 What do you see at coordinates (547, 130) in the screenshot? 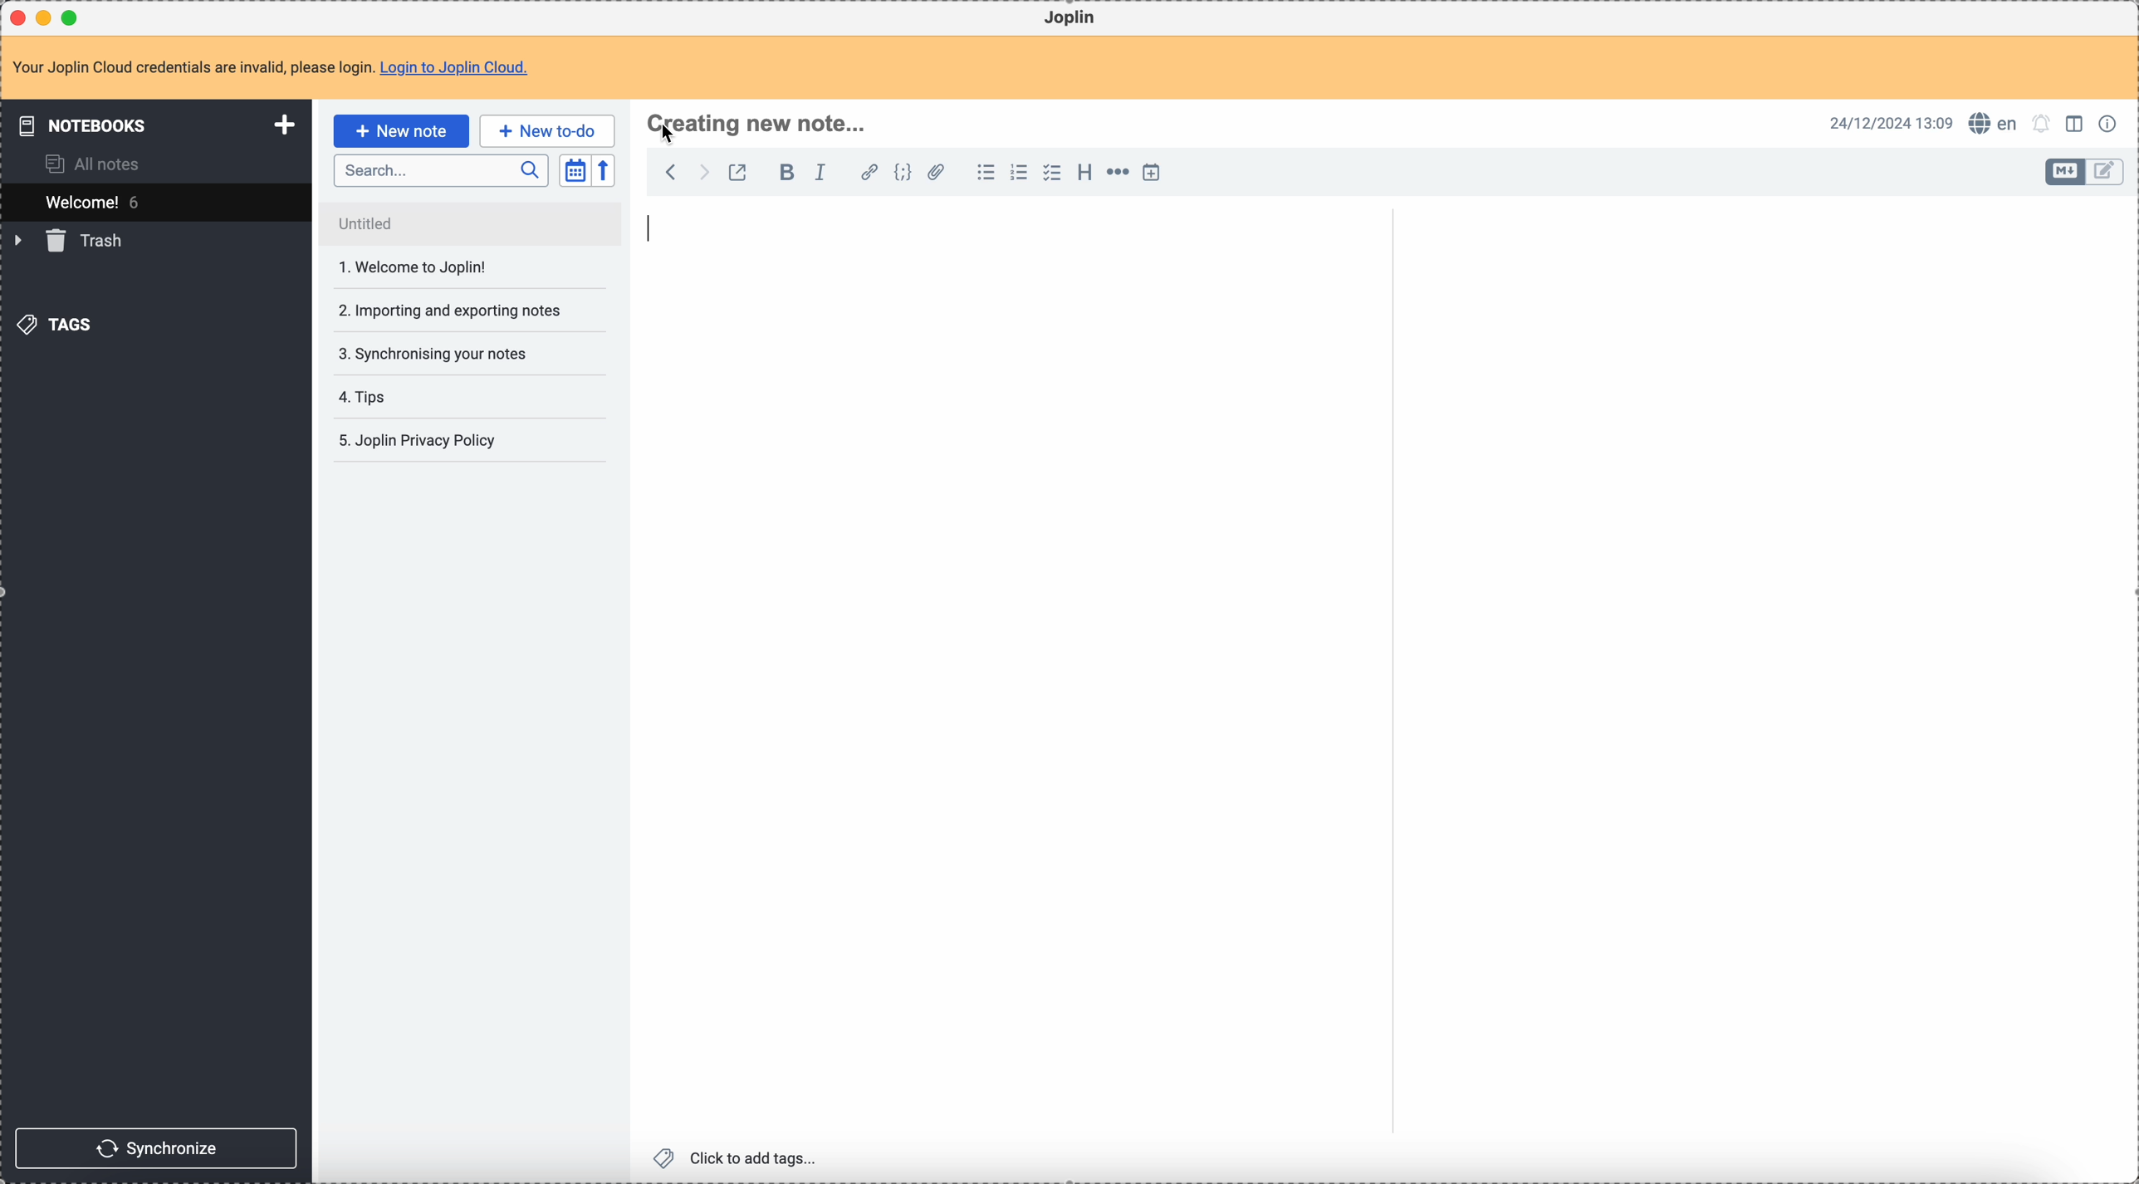
I see `new to-do` at bounding box center [547, 130].